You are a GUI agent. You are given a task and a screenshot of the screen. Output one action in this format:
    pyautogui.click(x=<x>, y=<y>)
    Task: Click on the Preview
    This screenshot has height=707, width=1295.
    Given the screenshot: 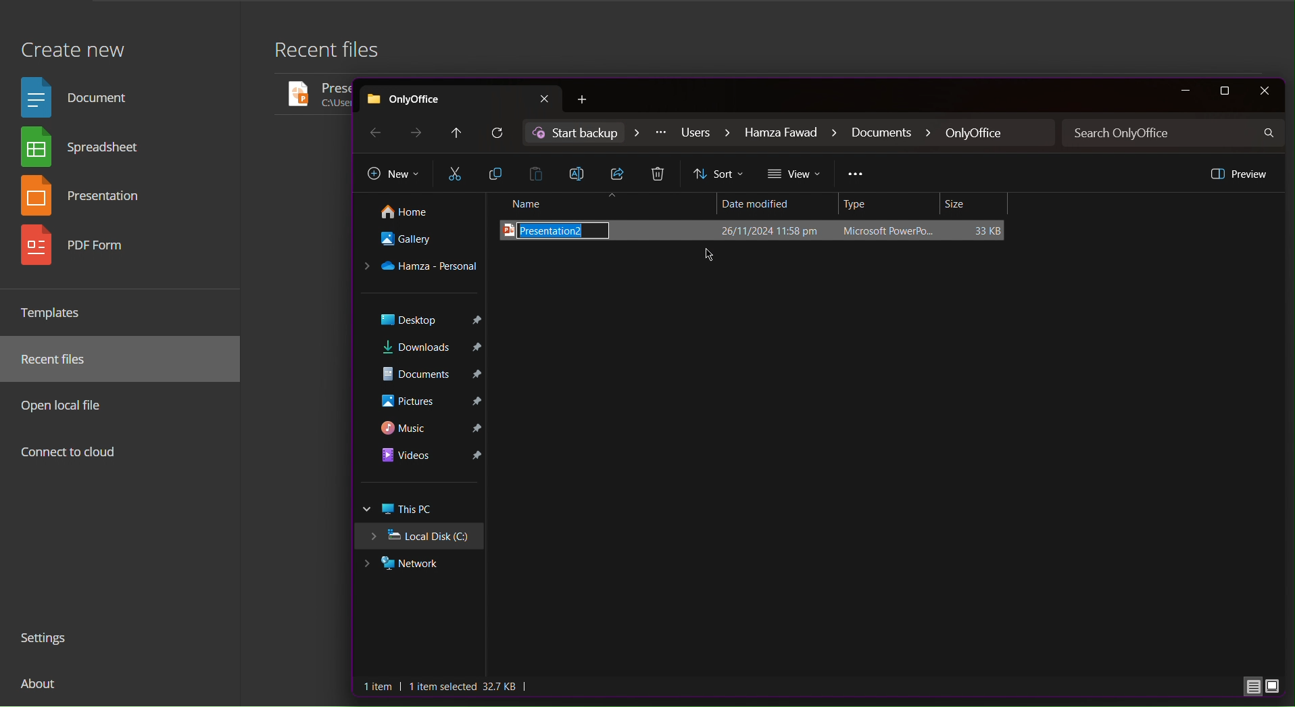 What is the action you would take?
    pyautogui.click(x=1238, y=173)
    